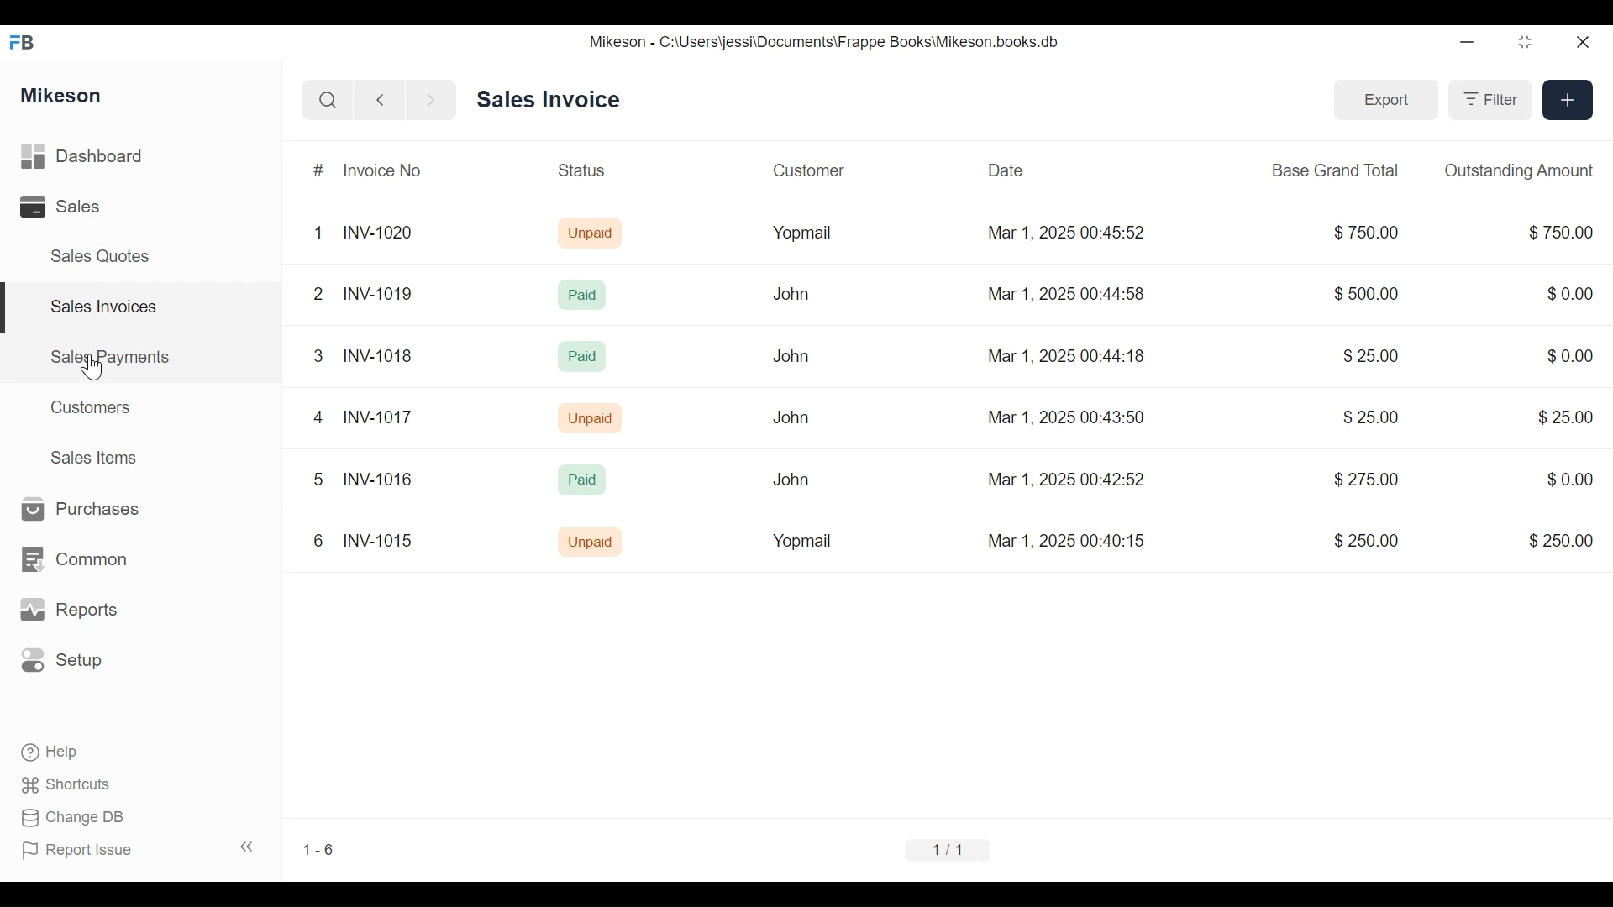 The width and height of the screenshot is (1613, 907). I want to click on Date, so click(1003, 170).